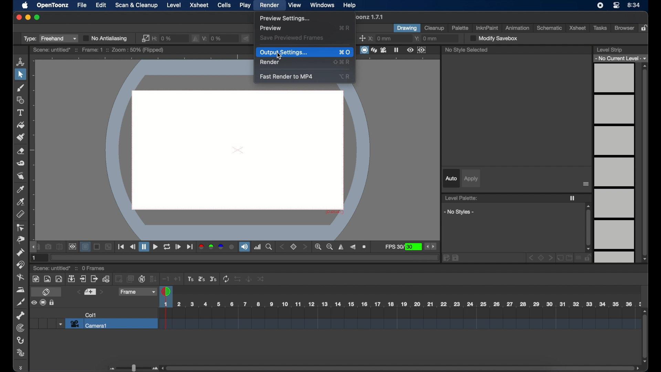  Describe the element at coordinates (466, 50) in the screenshot. I see `no style selected` at that location.